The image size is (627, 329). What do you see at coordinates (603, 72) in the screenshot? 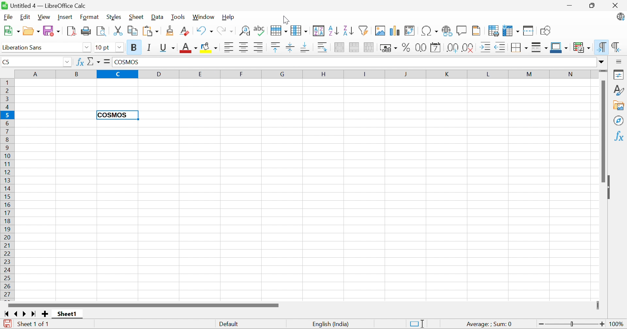
I see `Slider` at bounding box center [603, 72].